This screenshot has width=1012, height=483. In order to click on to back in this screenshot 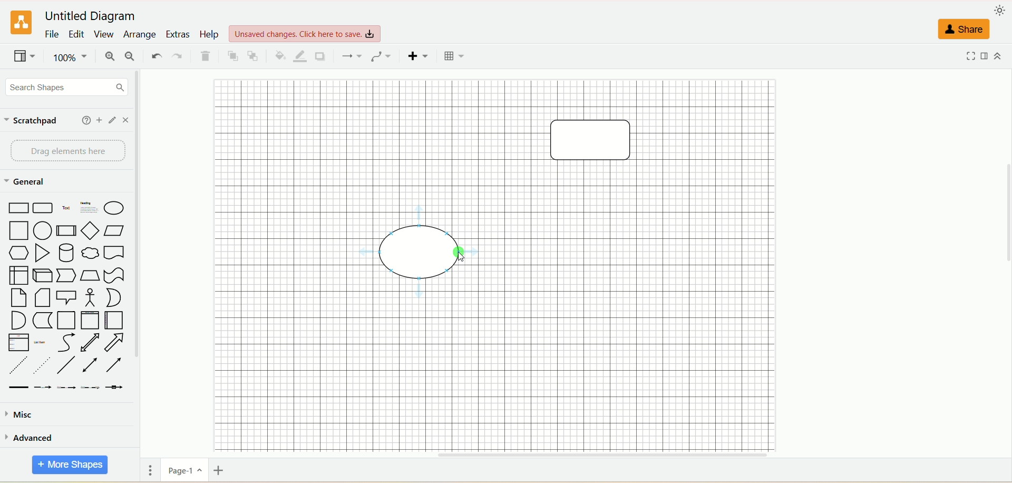, I will do `click(255, 56)`.